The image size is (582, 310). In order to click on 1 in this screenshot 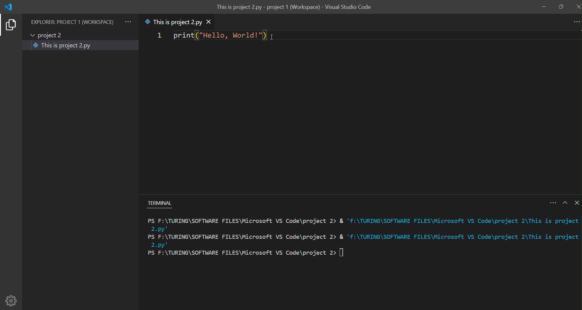, I will do `click(158, 36)`.